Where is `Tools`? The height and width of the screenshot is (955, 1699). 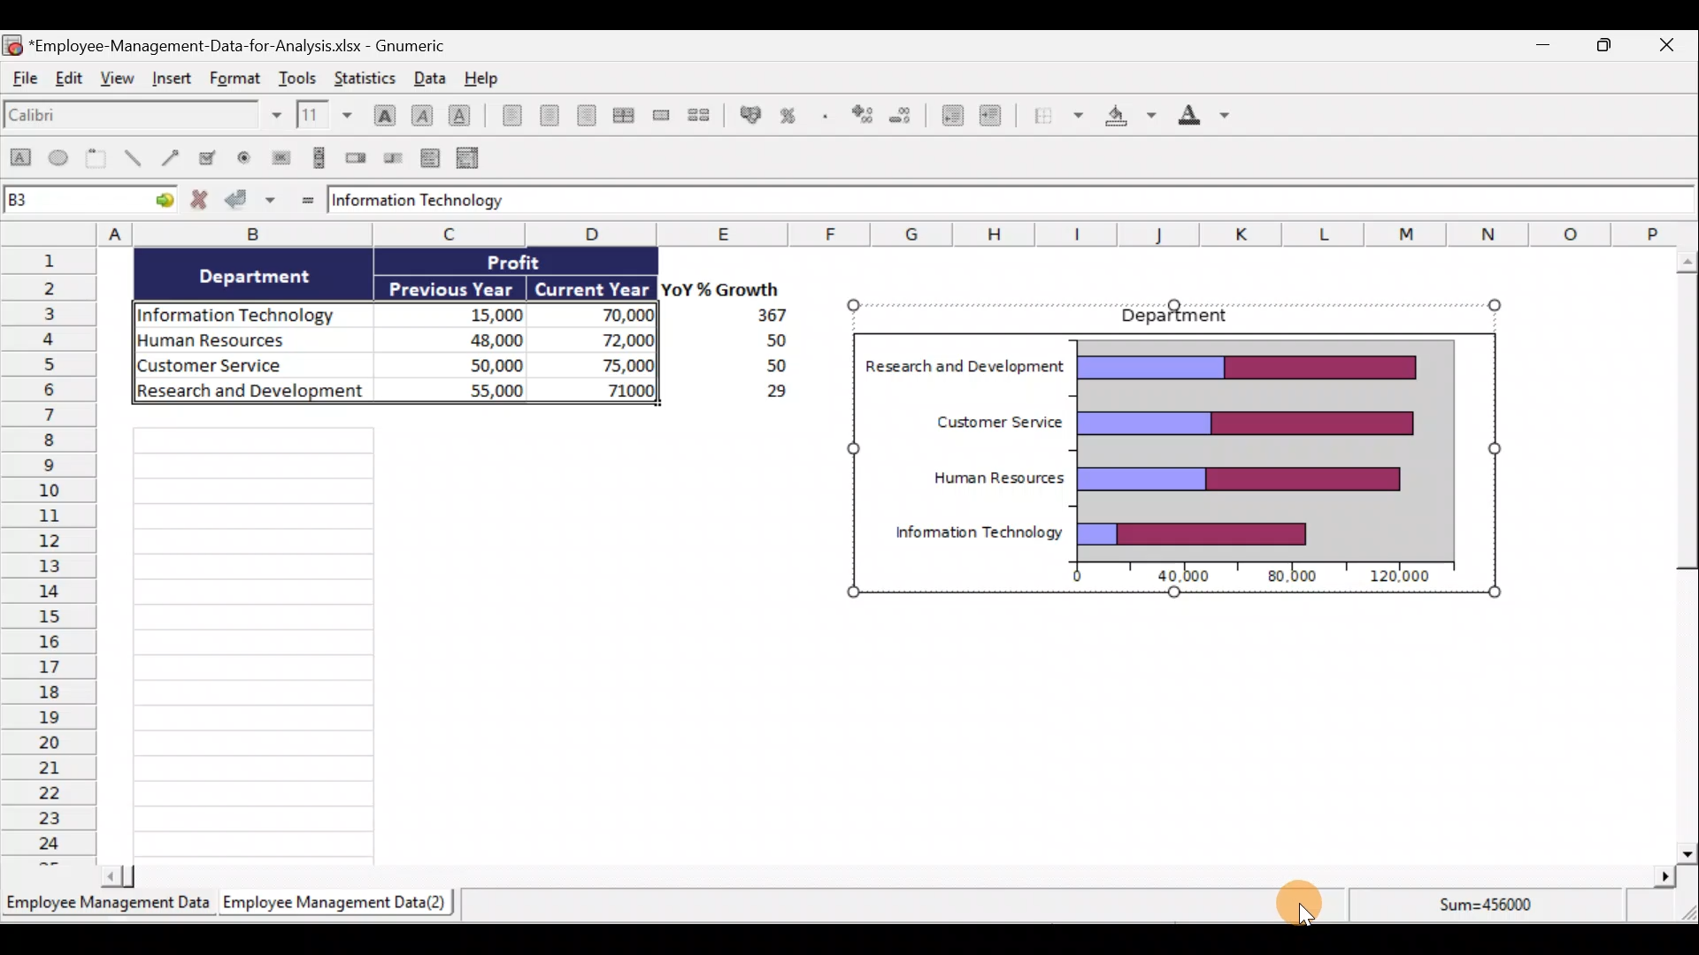
Tools is located at coordinates (302, 76).